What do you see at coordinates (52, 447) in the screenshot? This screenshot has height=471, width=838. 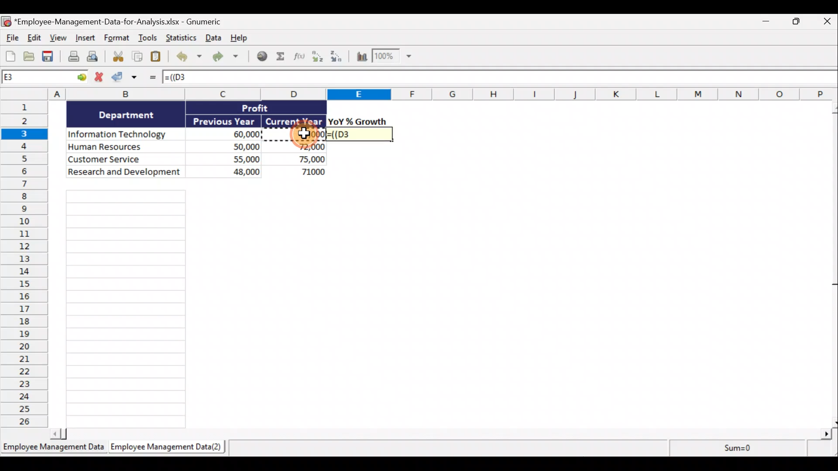 I see `Sheet 1` at bounding box center [52, 447].